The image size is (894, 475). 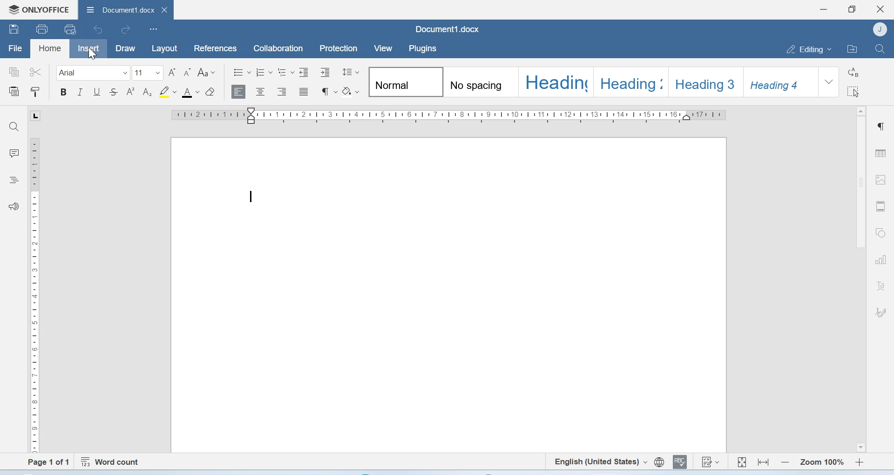 I want to click on Decrease indent, so click(x=305, y=71).